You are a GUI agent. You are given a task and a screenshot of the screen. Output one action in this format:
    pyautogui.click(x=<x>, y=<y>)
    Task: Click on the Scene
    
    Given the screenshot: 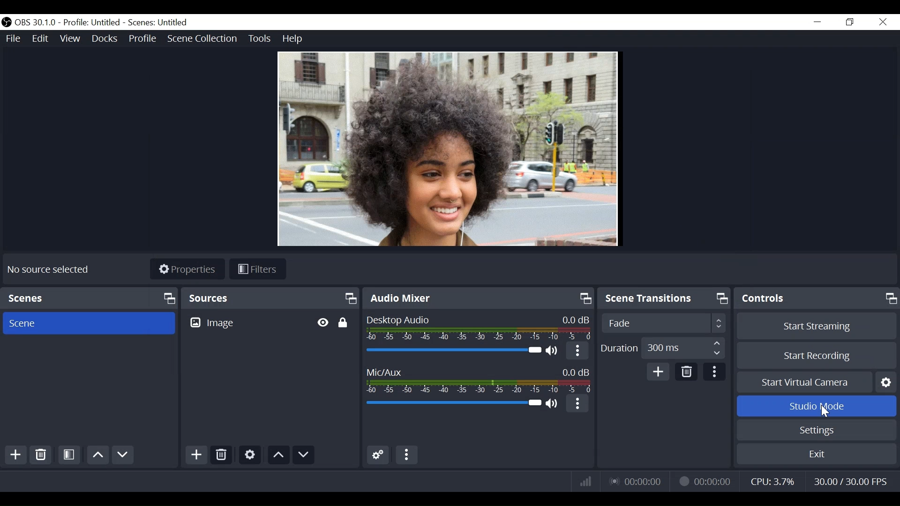 What is the action you would take?
    pyautogui.click(x=89, y=323)
    